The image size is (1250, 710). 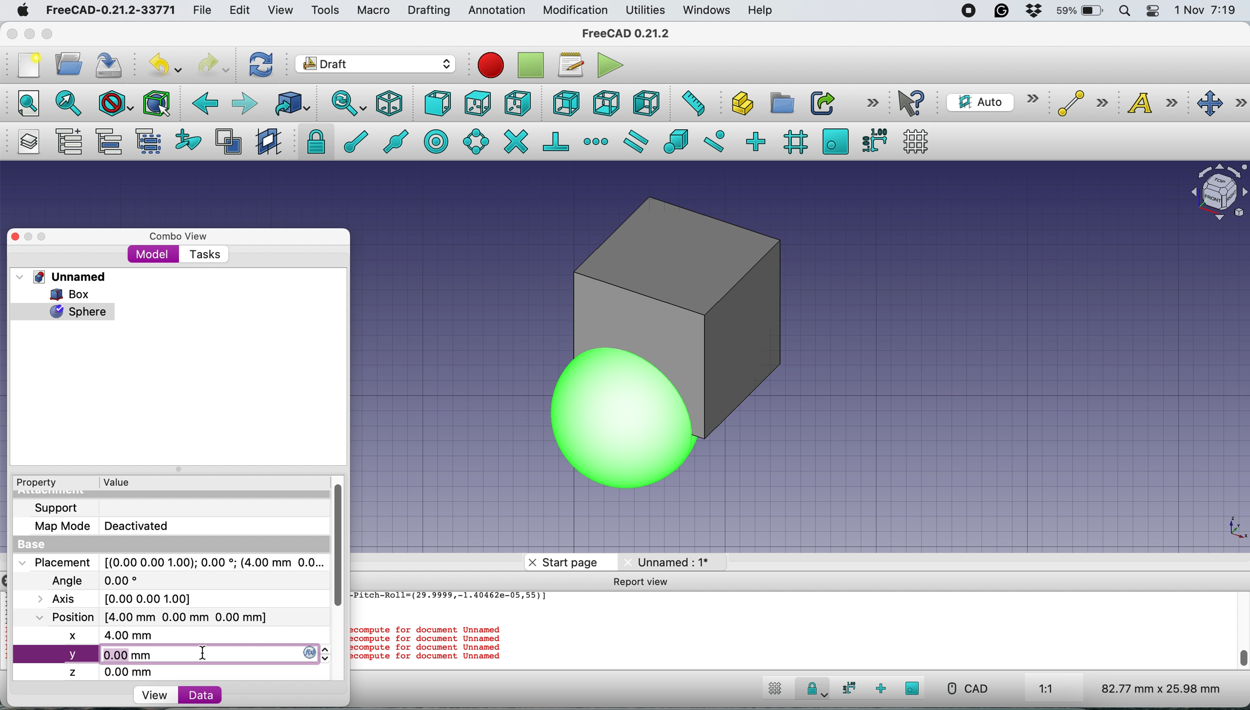 I want to click on scroll bar, so click(x=1240, y=642).